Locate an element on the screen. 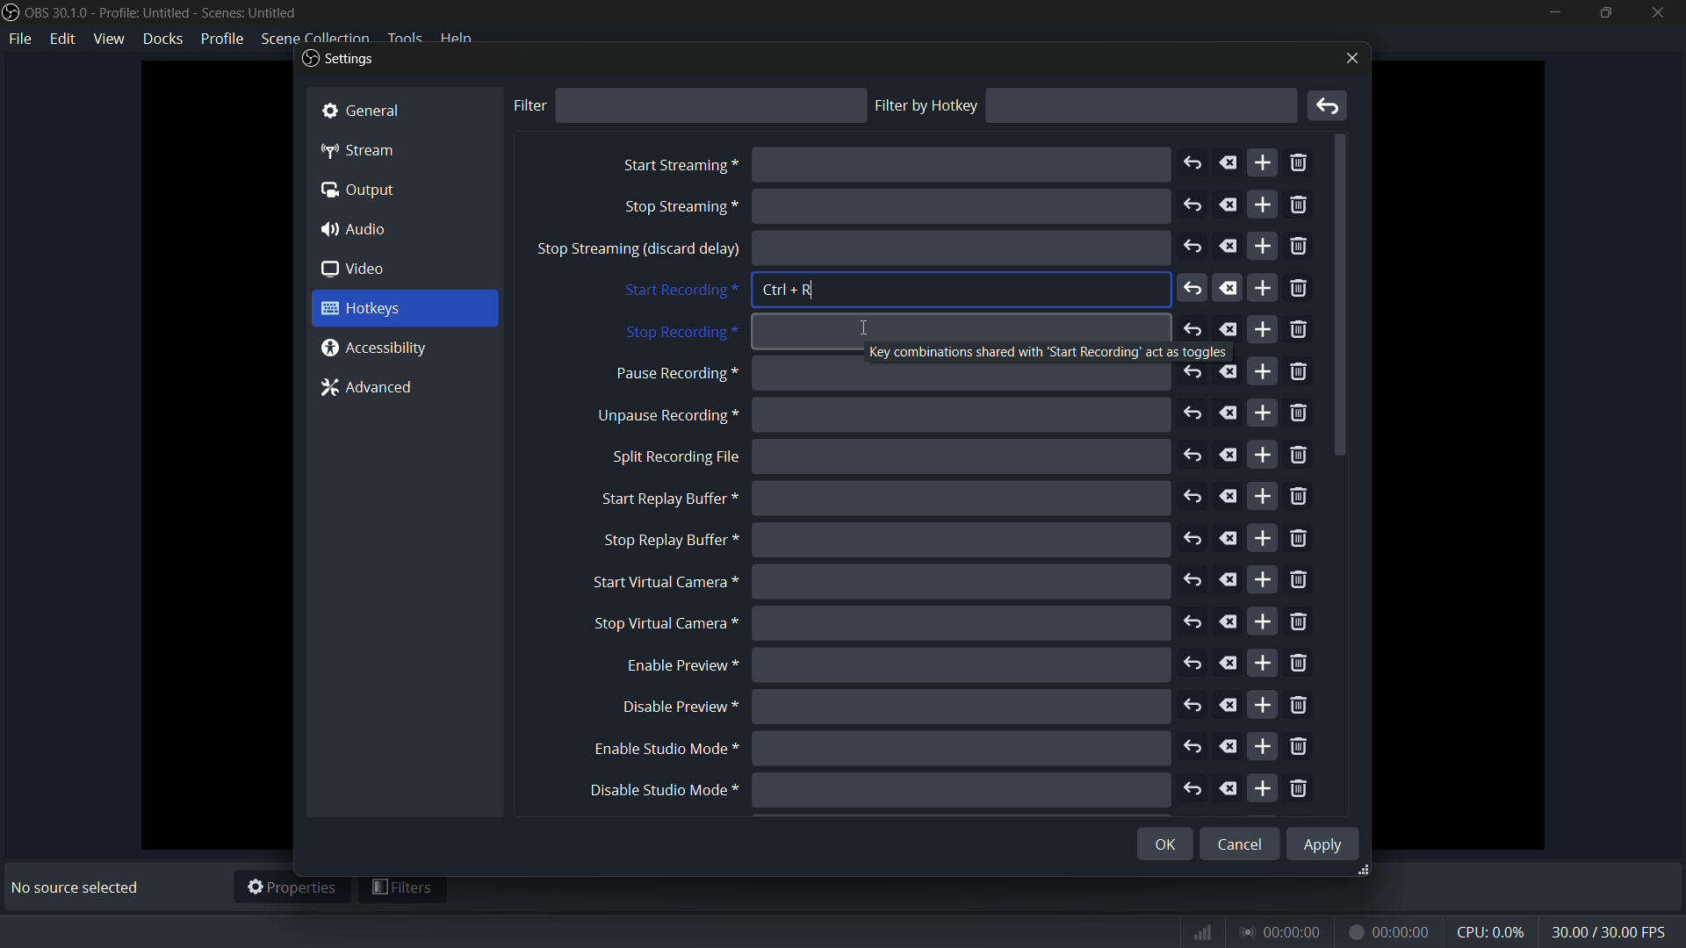 The width and height of the screenshot is (1686, 948). minimize is located at coordinates (1554, 12).